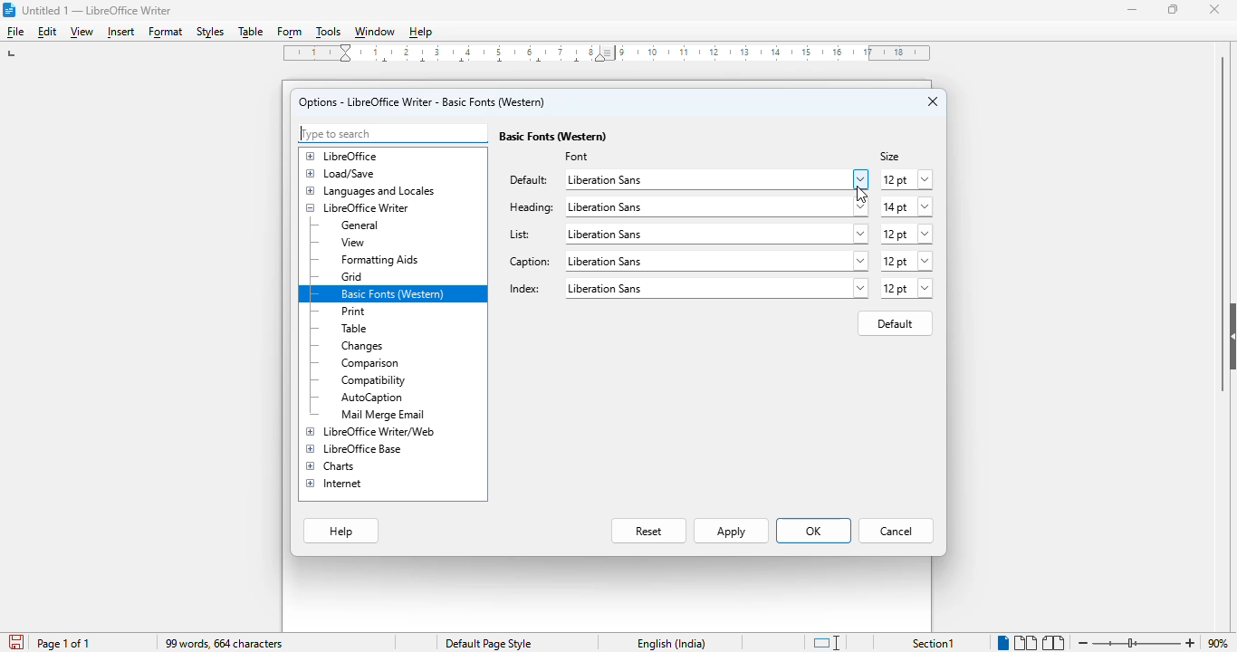  I want to click on reset, so click(650, 531).